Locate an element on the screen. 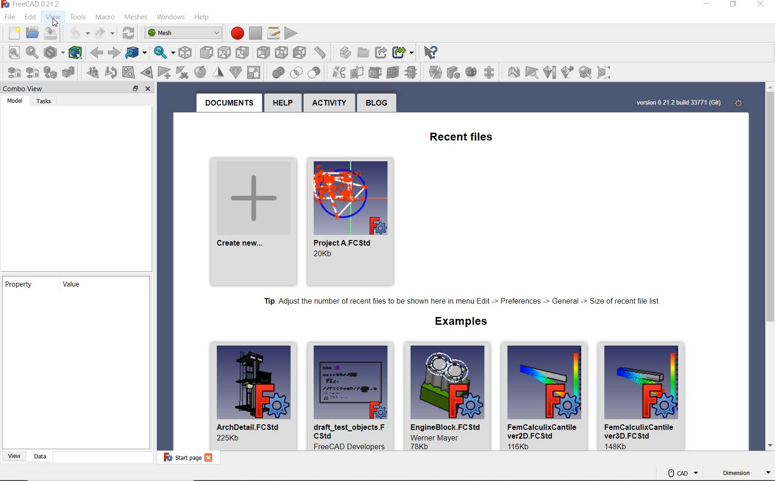 The height and width of the screenshot is (481, 775). create mesh segments is located at coordinates (453, 72).